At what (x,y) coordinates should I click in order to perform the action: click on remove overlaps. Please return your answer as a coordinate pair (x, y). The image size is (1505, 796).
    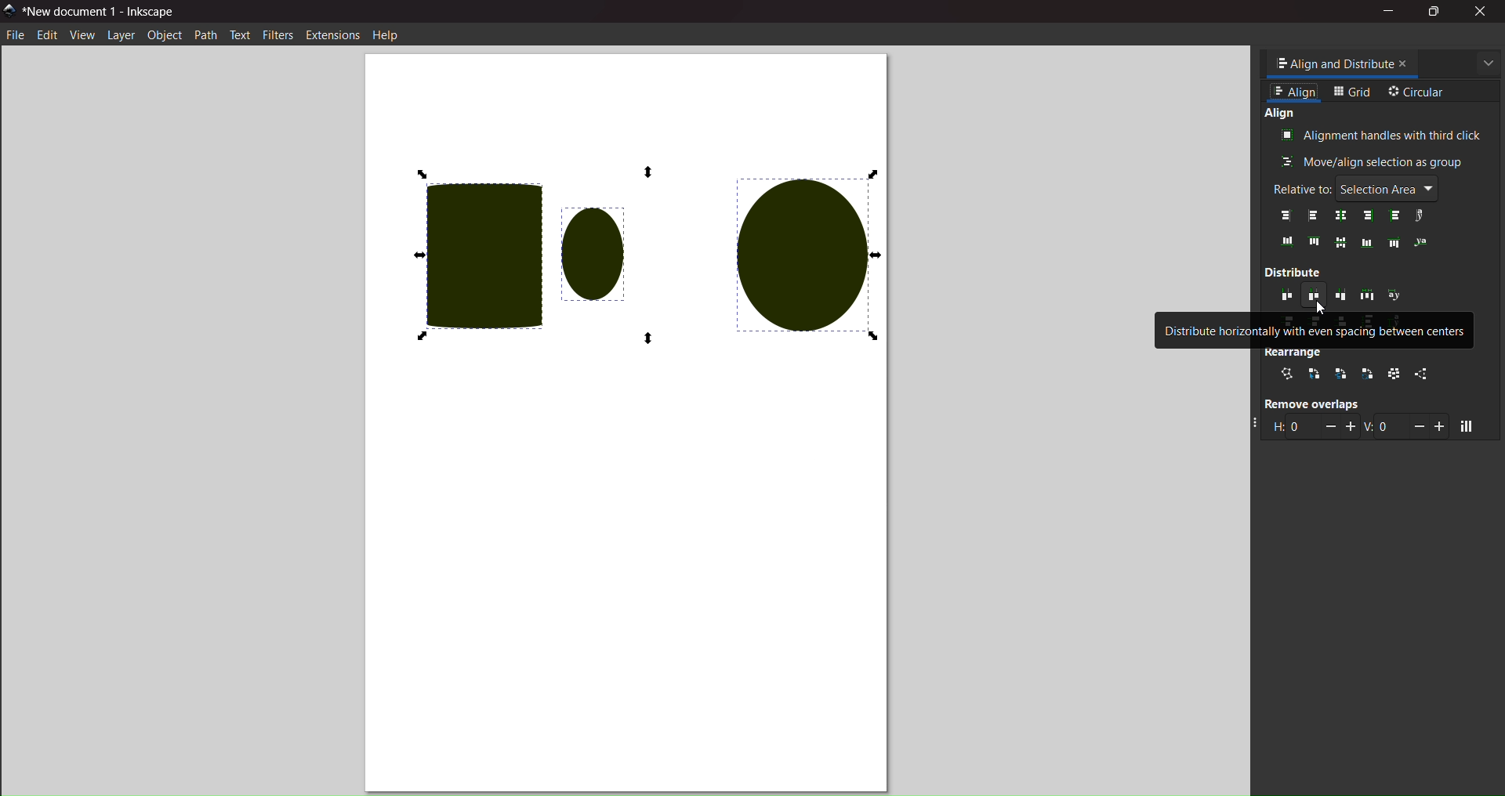
    Looking at the image, I should click on (1307, 403).